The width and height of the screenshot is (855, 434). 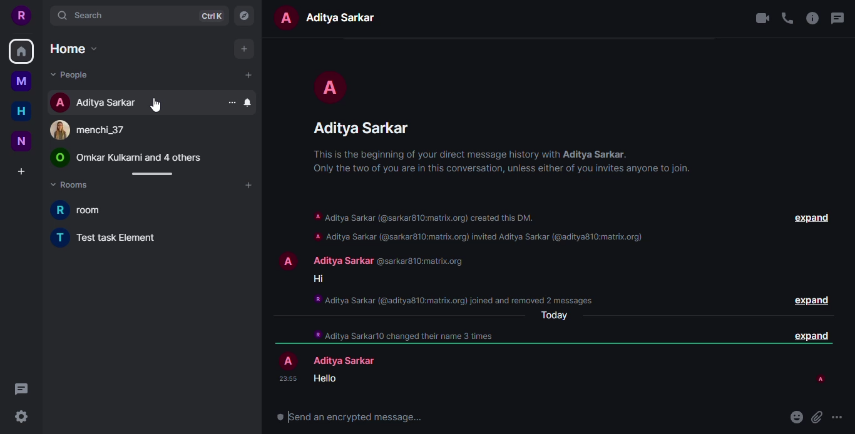 I want to click on home, so click(x=19, y=56).